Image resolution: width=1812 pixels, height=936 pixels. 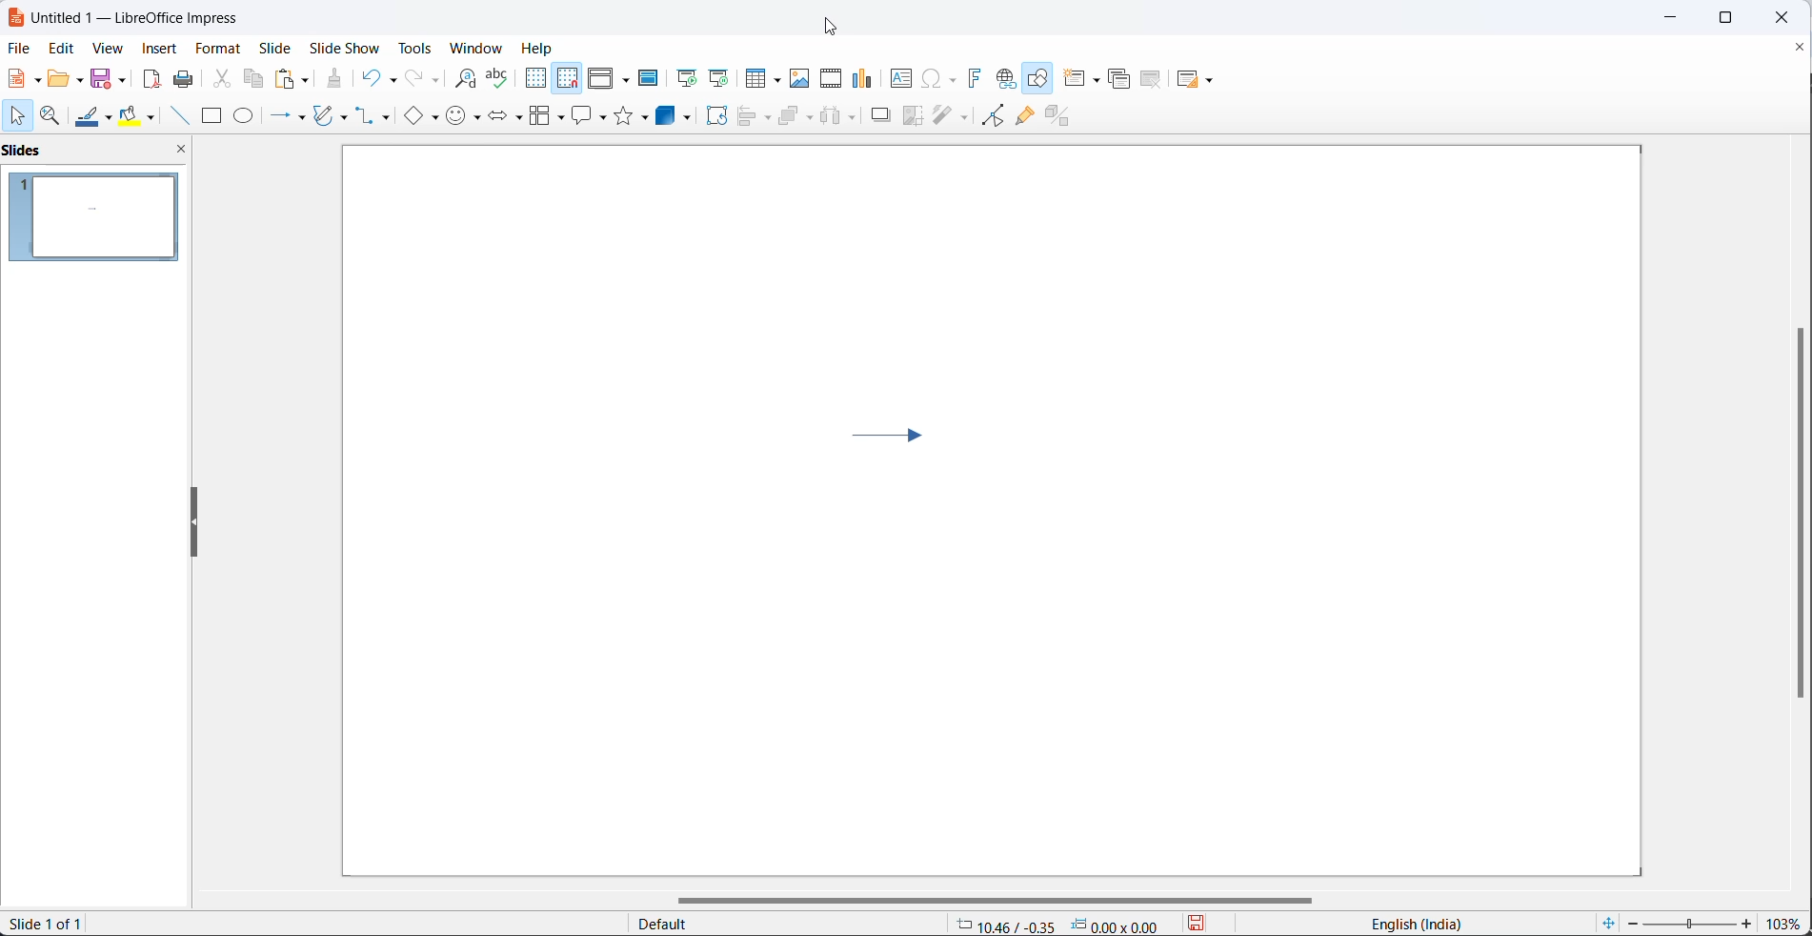 I want to click on Untitled 1- LibreOffice impress, so click(x=134, y=17).